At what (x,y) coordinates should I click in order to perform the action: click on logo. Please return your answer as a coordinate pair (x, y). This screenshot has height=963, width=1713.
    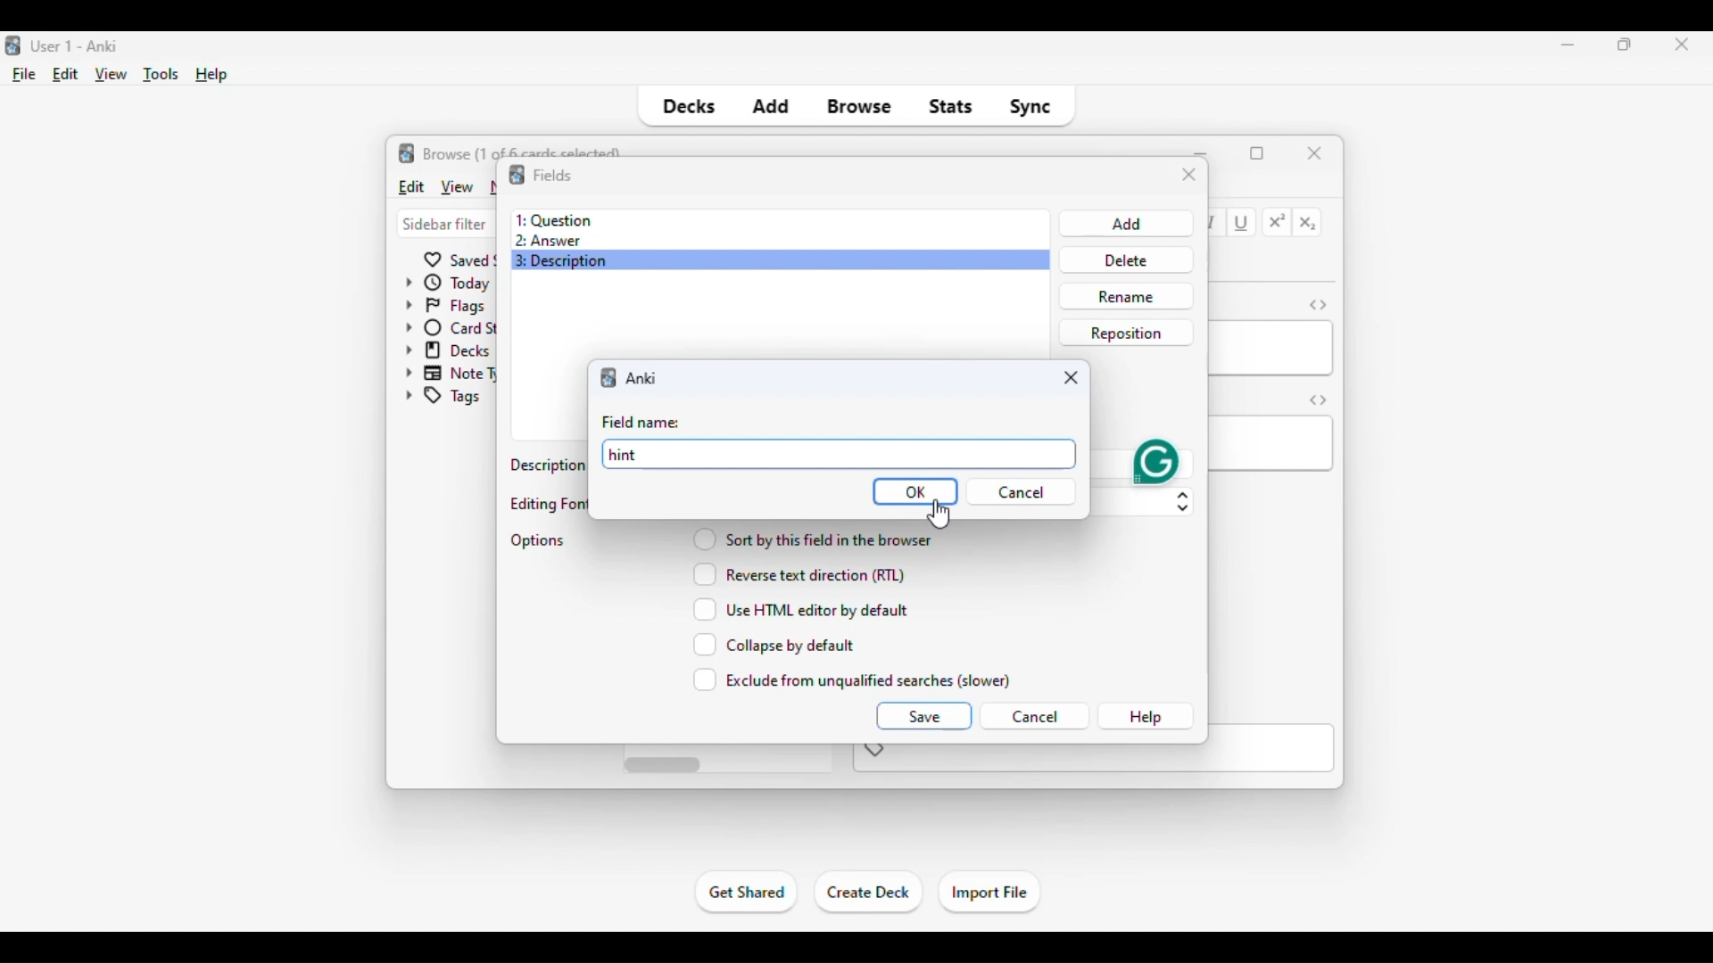
    Looking at the image, I should click on (610, 376).